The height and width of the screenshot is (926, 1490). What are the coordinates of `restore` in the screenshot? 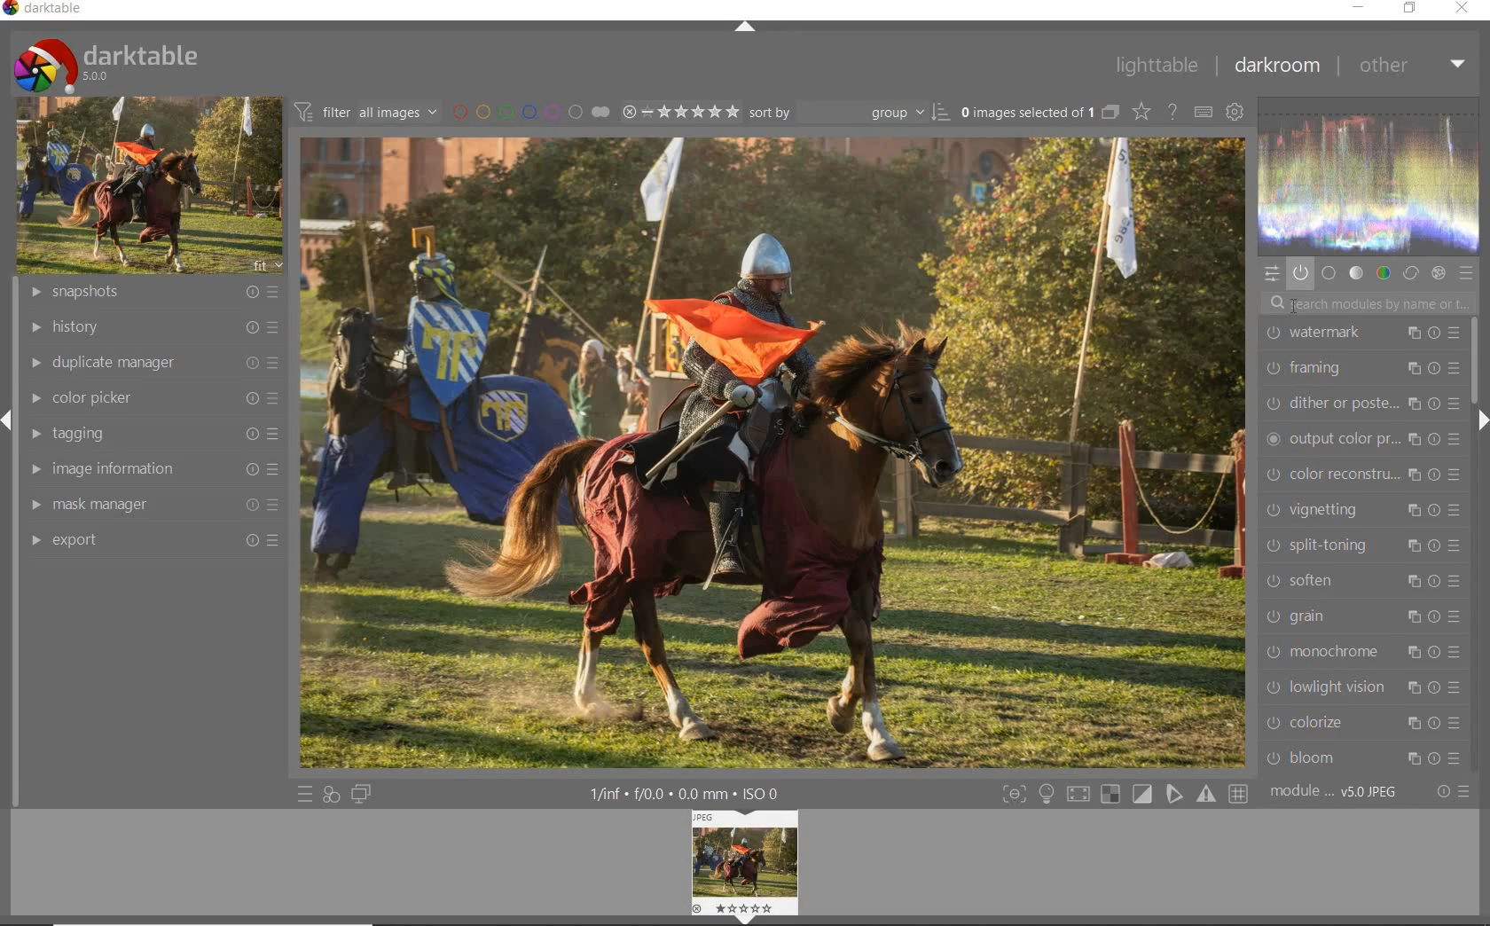 It's located at (1411, 11).